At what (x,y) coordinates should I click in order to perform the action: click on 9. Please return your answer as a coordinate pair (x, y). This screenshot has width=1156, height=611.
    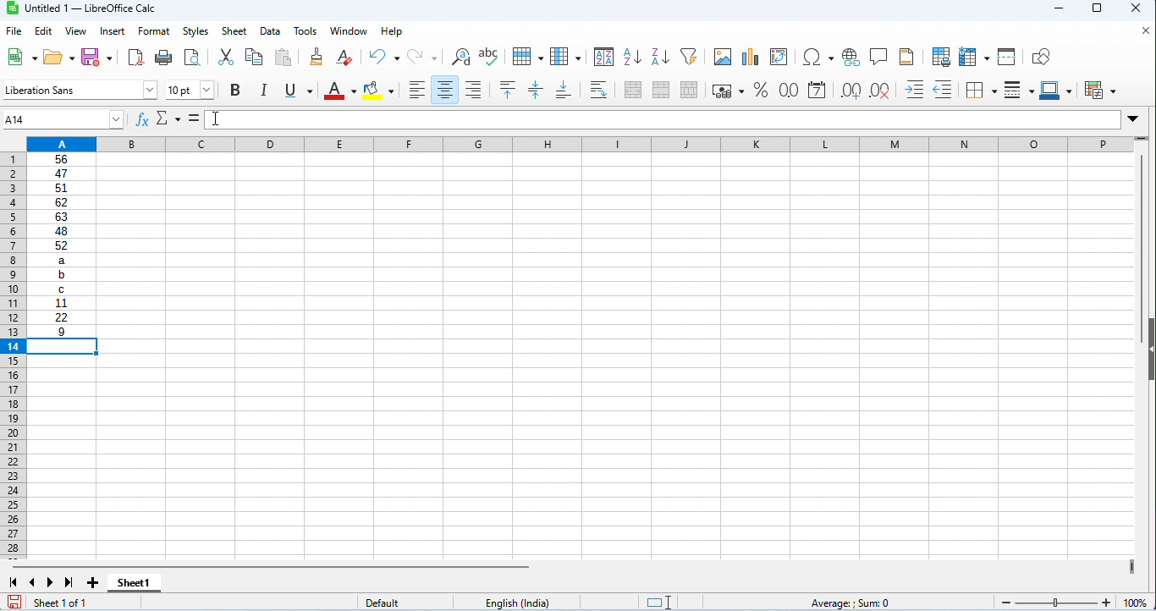
    Looking at the image, I should click on (62, 331).